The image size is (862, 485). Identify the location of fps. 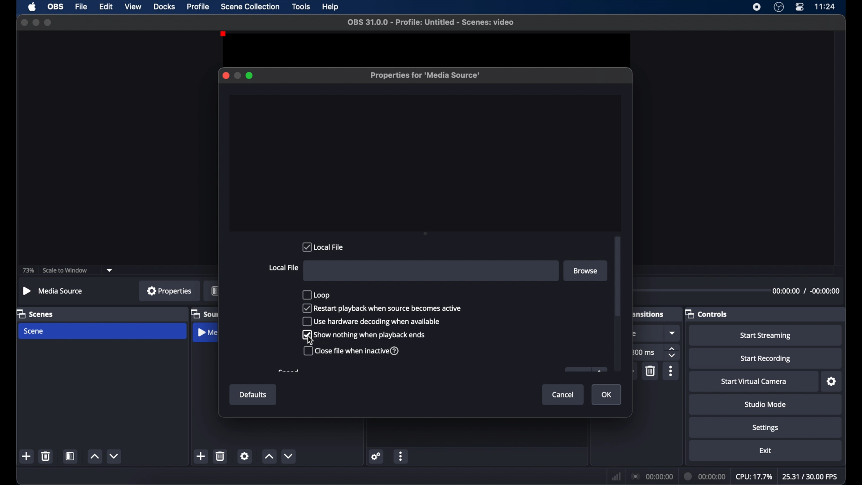
(810, 476).